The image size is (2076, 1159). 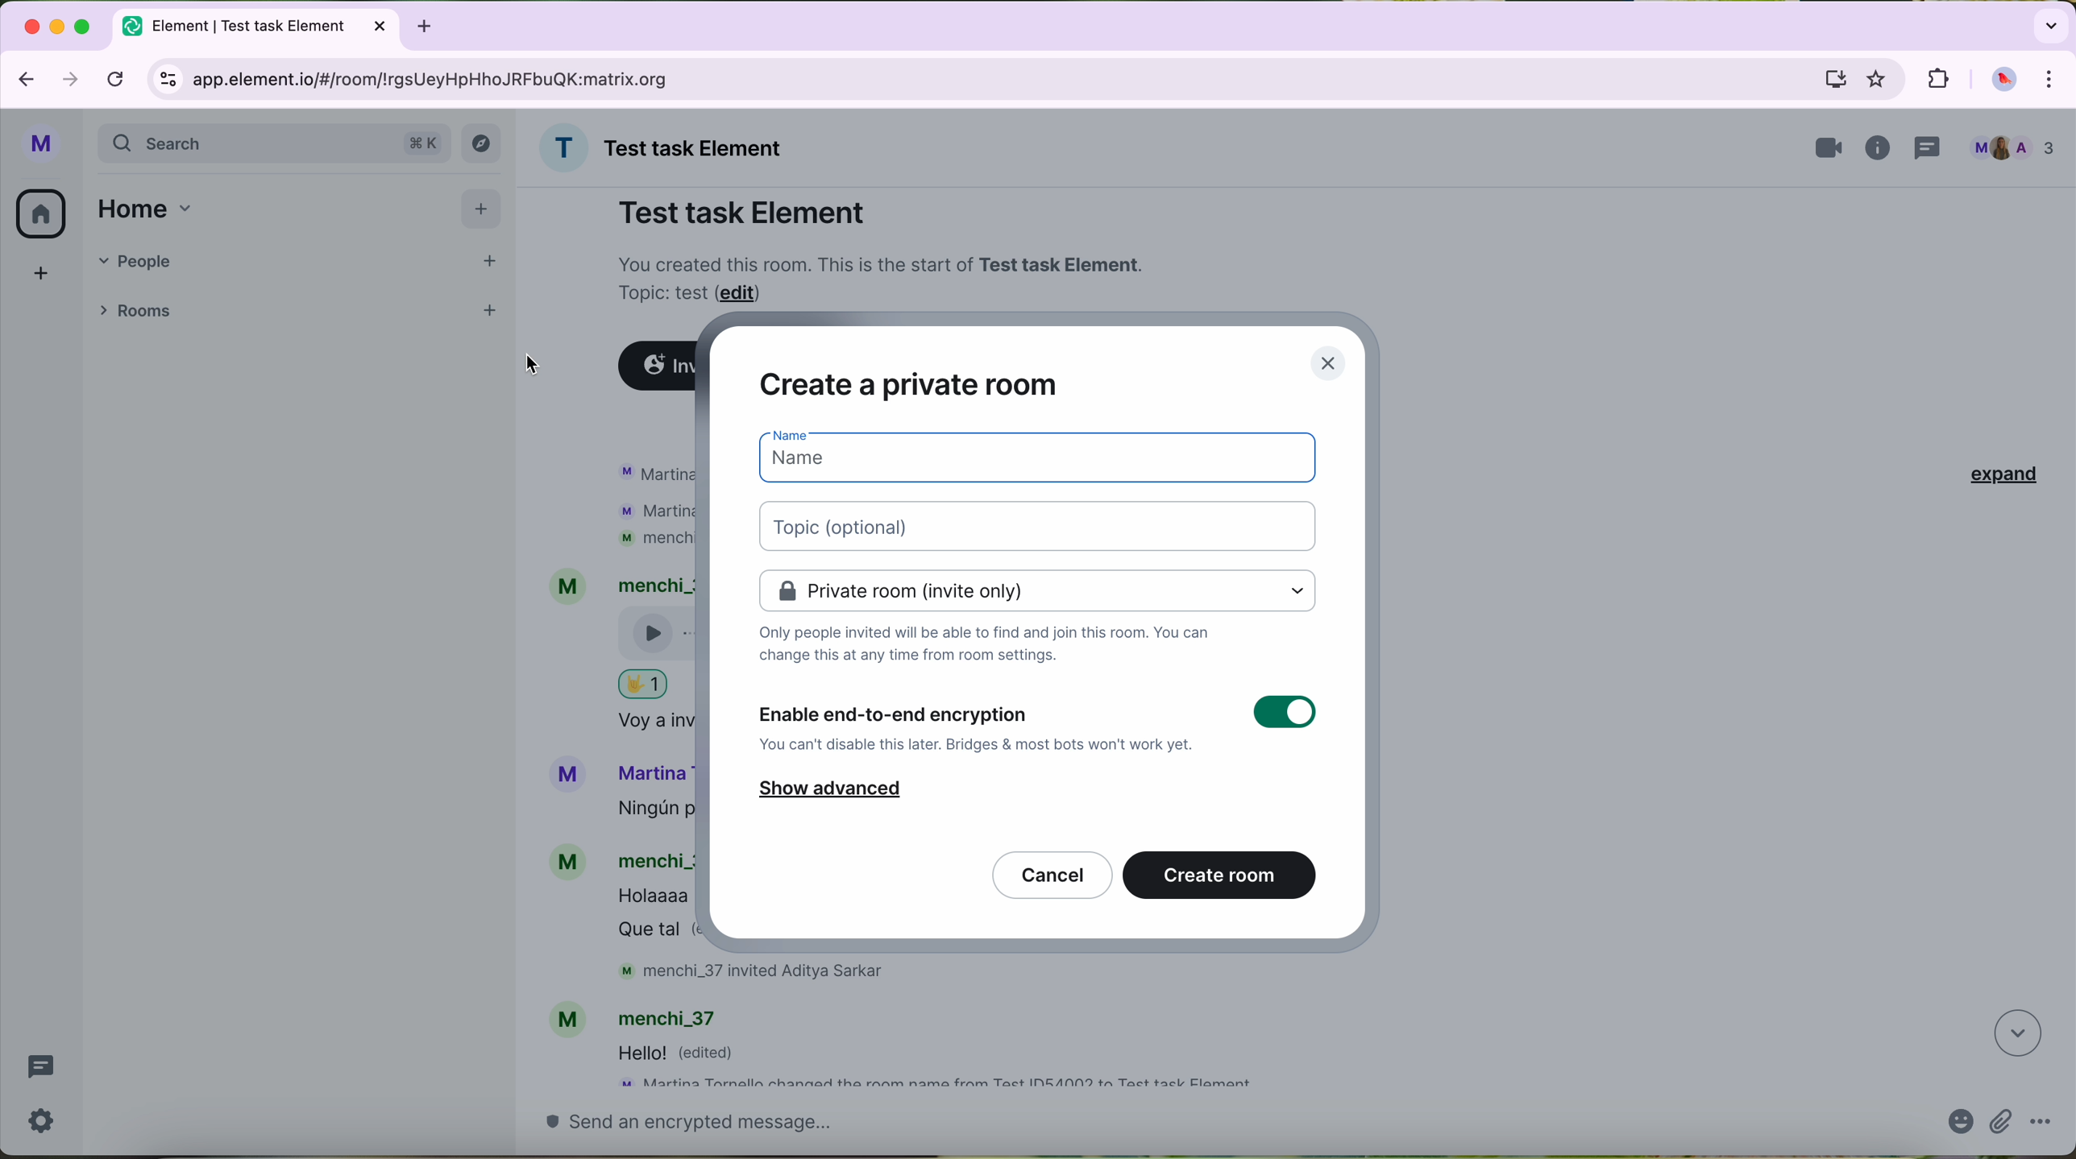 What do you see at coordinates (1881, 149) in the screenshot?
I see `information` at bounding box center [1881, 149].